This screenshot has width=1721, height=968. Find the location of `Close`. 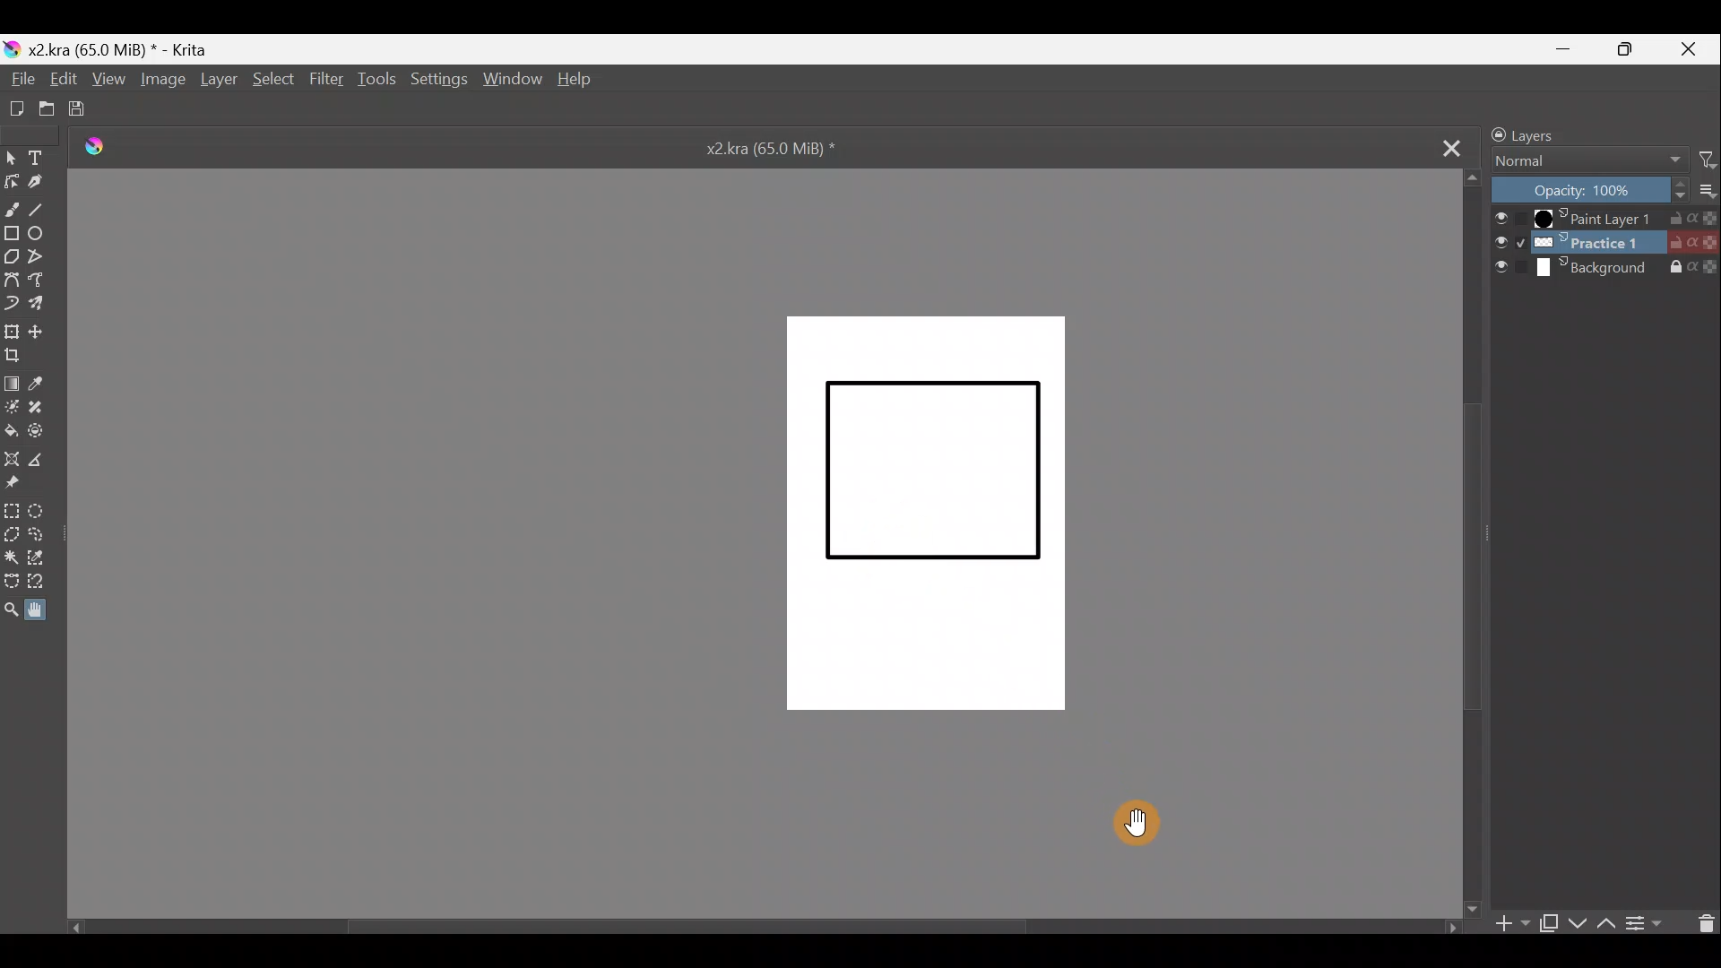

Close is located at coordinates (1689, 50).